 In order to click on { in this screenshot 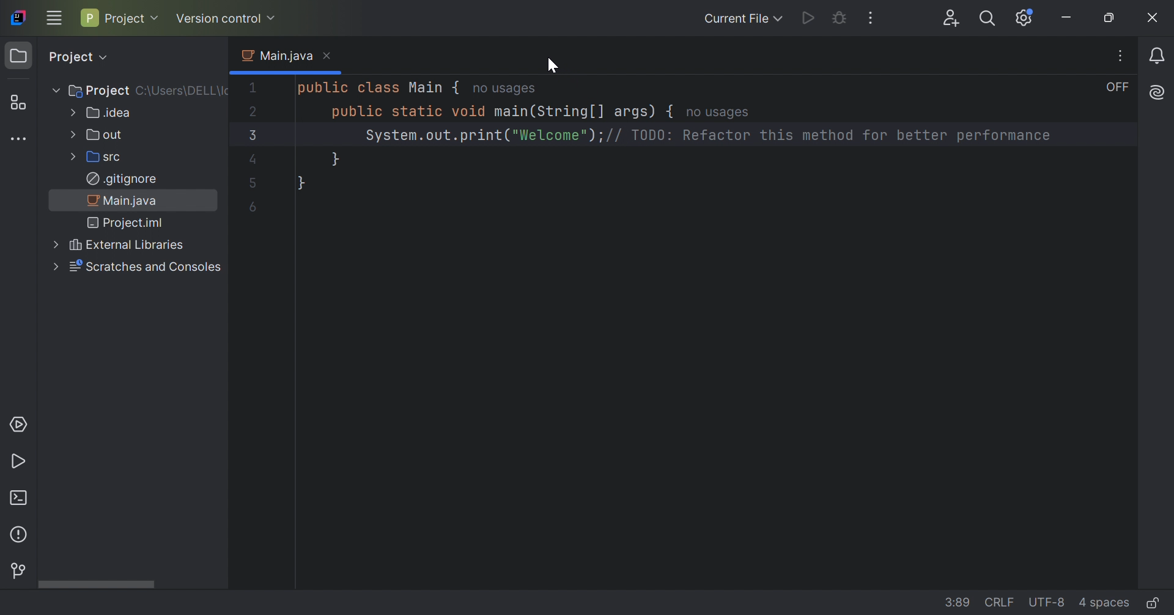, I will do `click(671, 112)`.